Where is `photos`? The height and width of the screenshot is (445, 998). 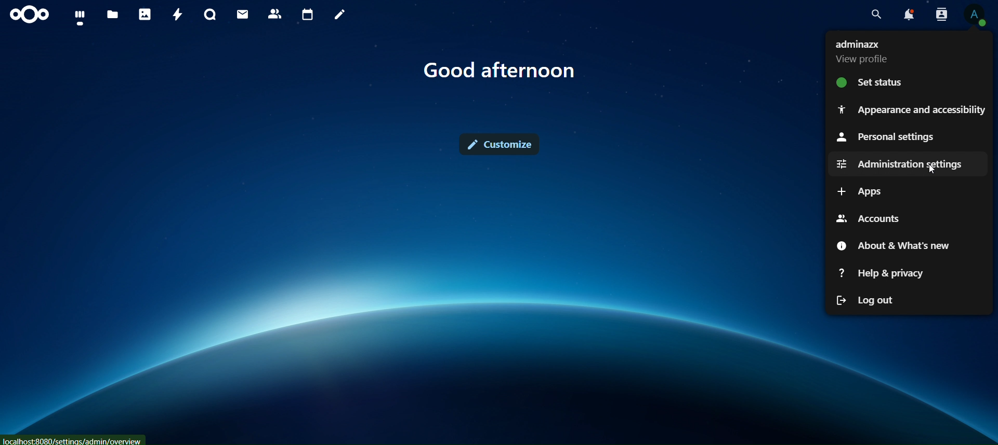
photos is located at coordinates (146, 15).